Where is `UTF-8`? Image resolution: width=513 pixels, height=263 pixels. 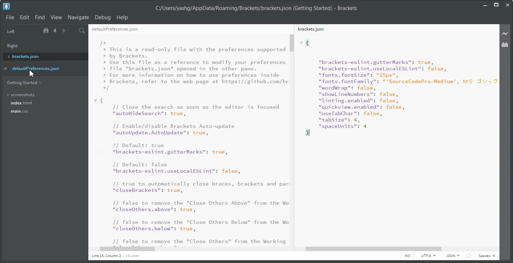
UTF-8 is located at coordinates (428, 256).